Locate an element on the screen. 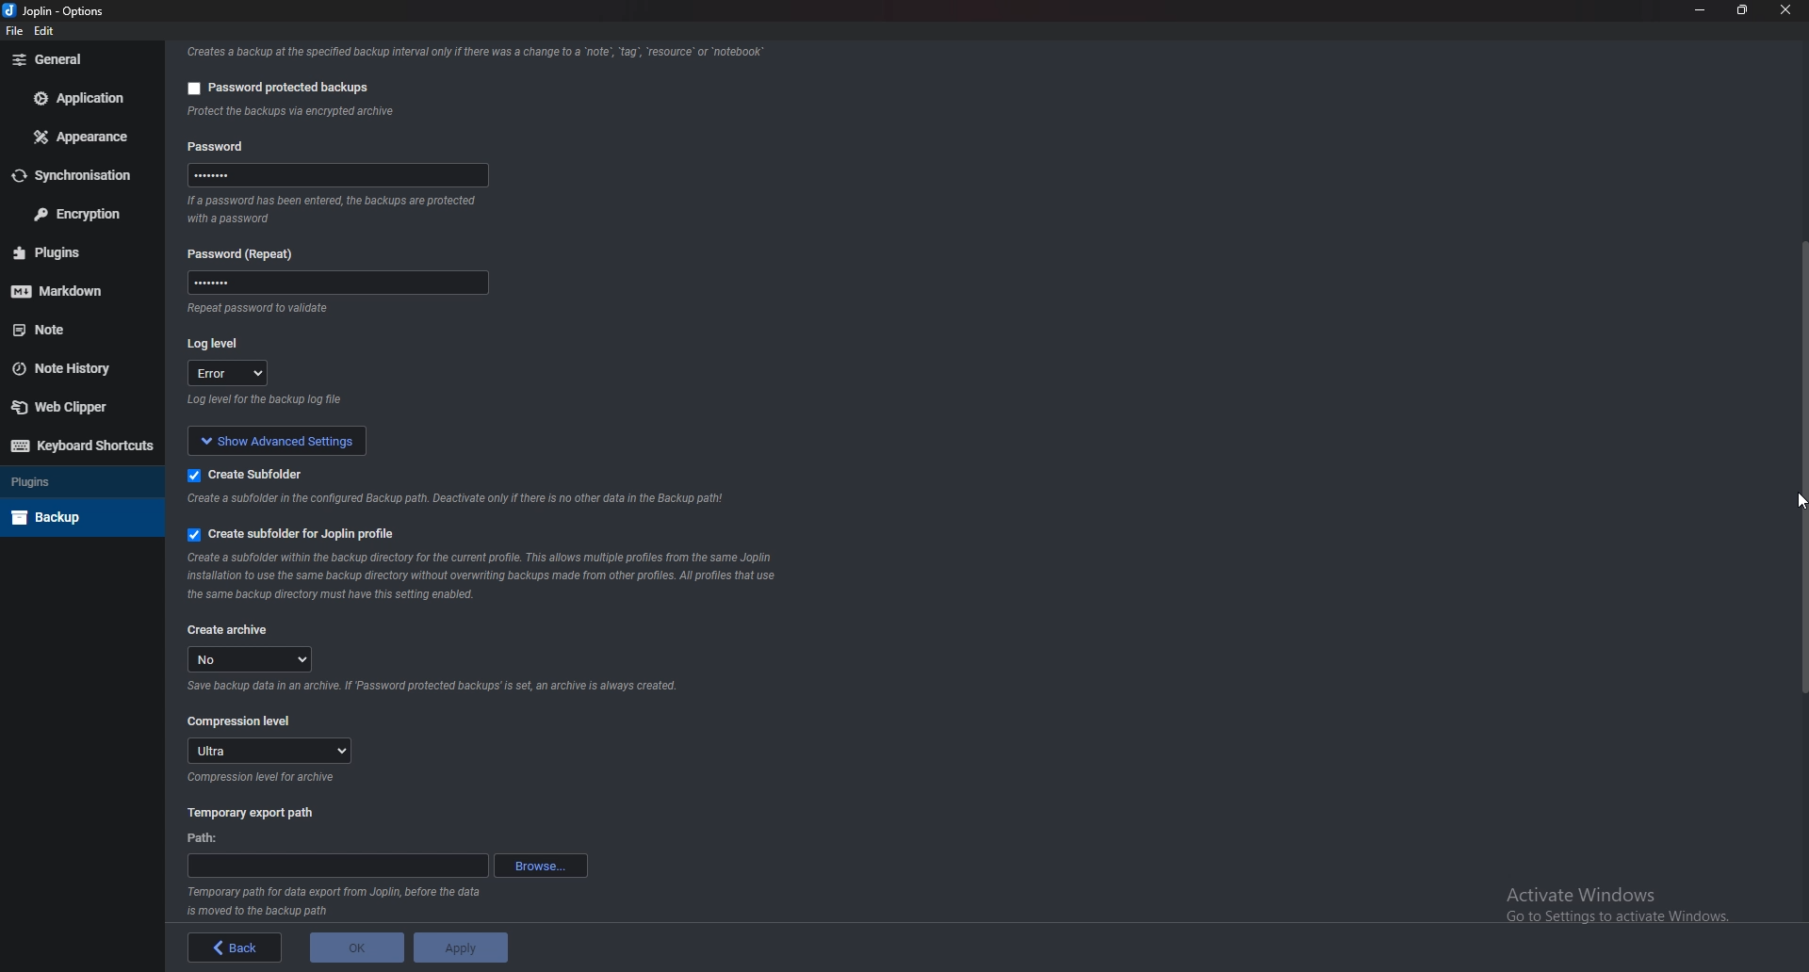 The width and height of the screenshot is (1809, 972). password (repeat) is located at coordinates (248, 253).